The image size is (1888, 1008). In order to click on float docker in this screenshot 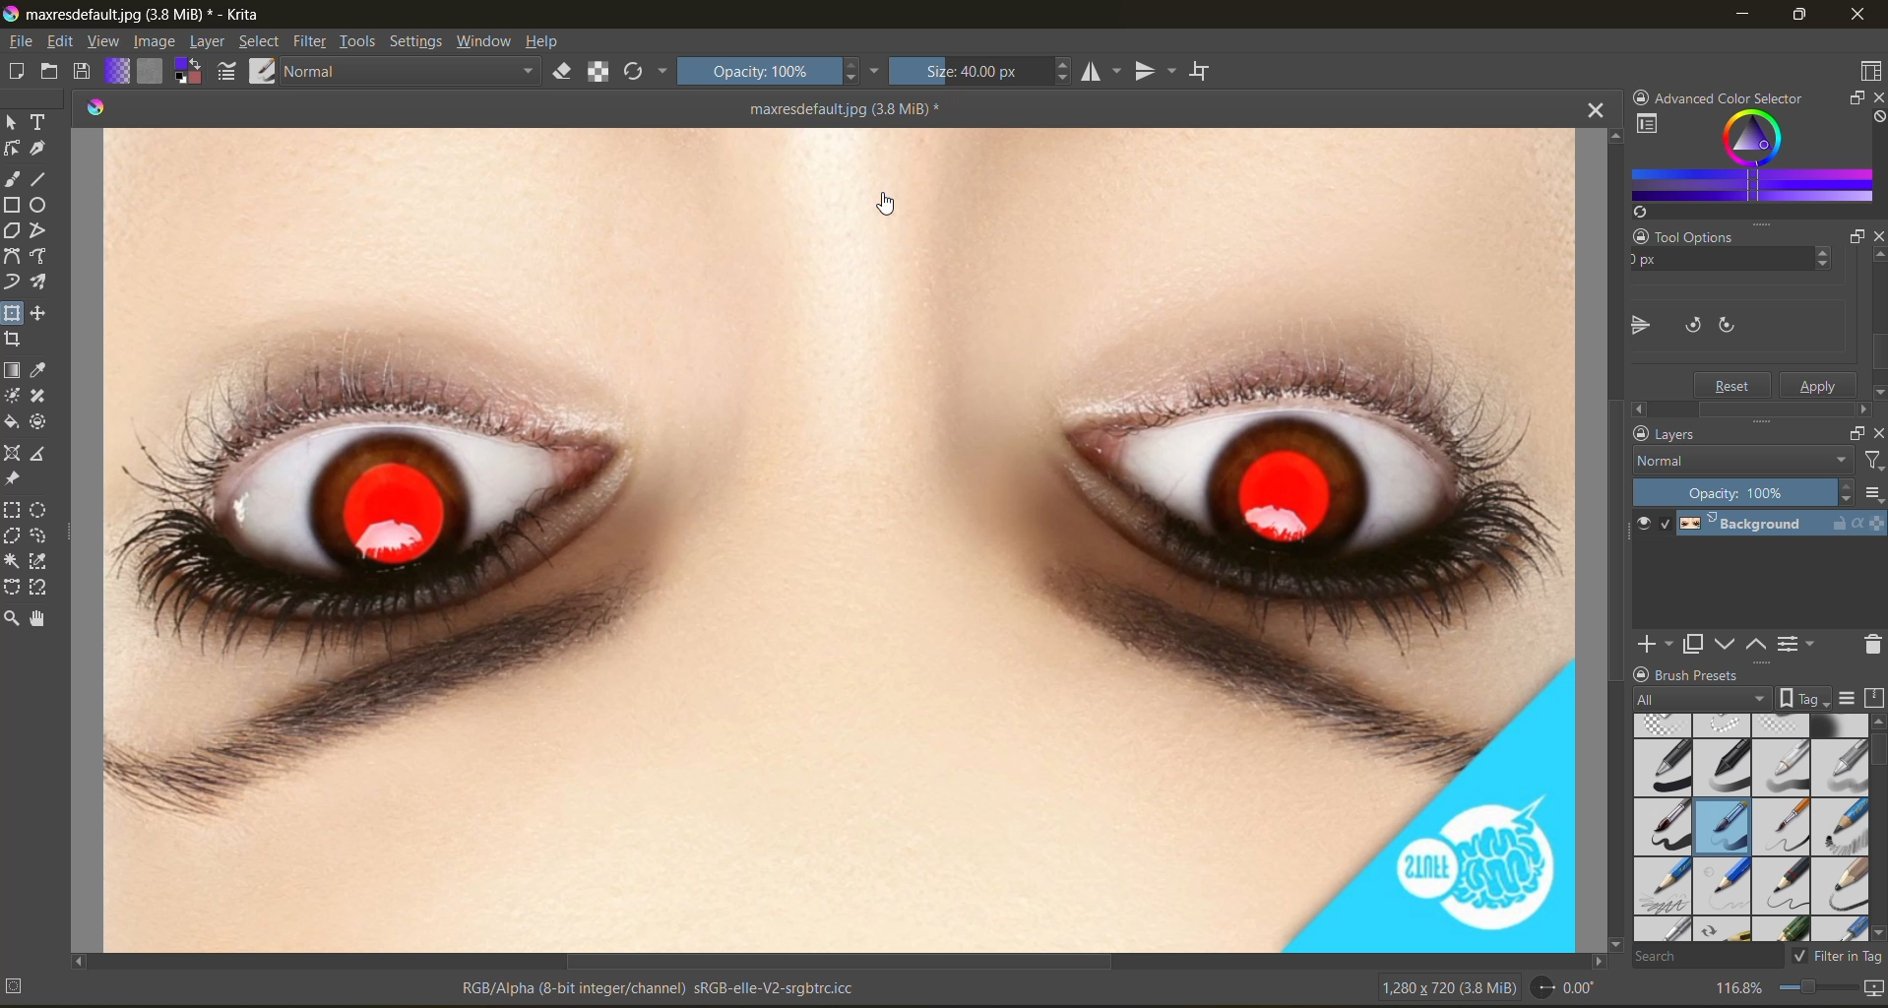, I will do `click(1854, 240)`.